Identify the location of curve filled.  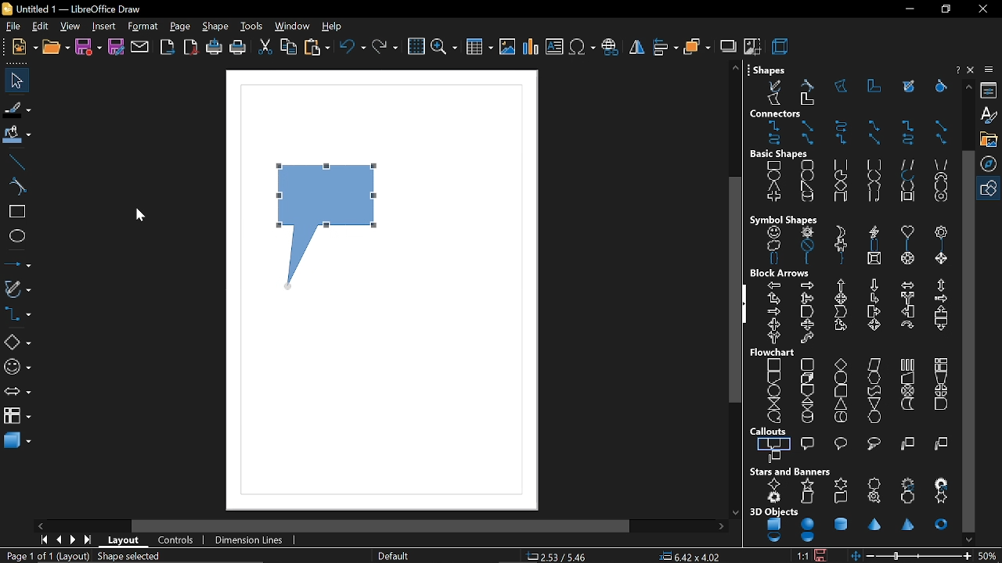
(938, 87).